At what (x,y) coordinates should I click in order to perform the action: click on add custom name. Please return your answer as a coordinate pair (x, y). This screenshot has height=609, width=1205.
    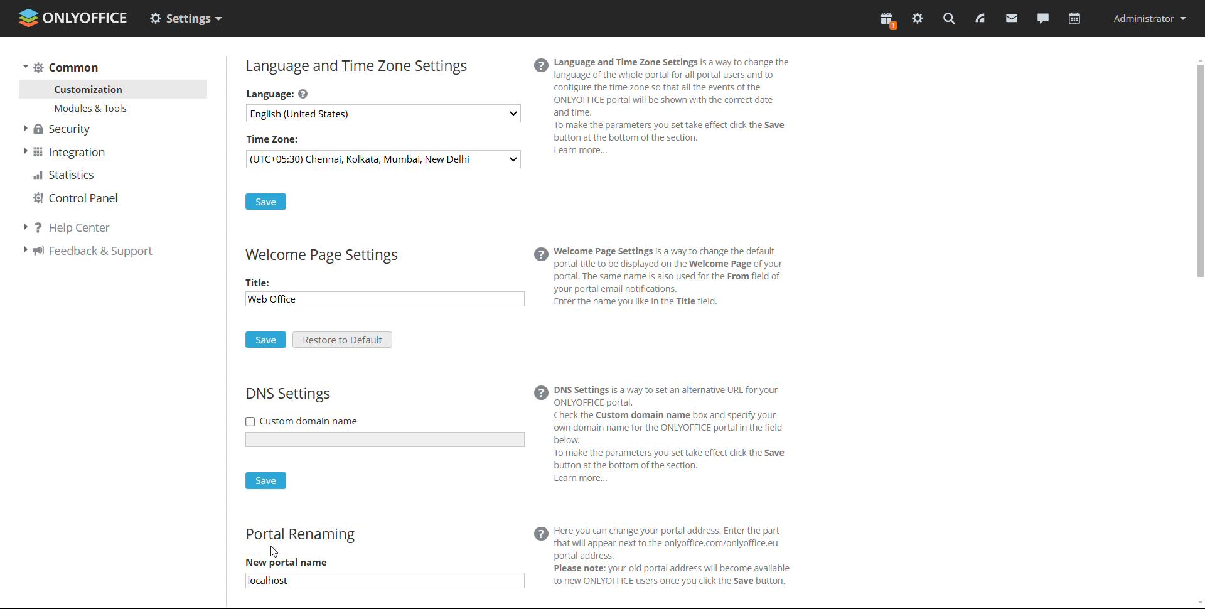
    Looking at the image, I should click on (386, 439).